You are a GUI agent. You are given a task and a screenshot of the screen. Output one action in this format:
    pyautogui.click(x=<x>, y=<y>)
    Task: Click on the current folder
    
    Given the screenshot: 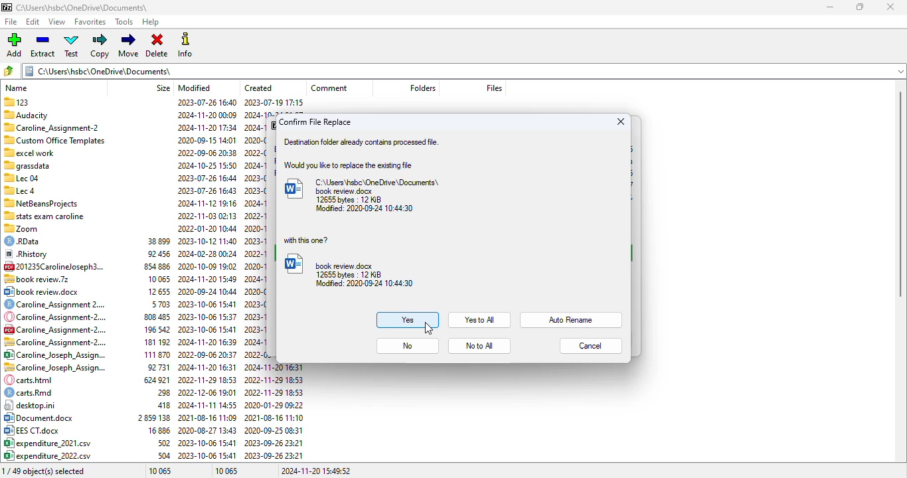 What is the action you would take?
    pyautogui.click(x=463, y=70)
    